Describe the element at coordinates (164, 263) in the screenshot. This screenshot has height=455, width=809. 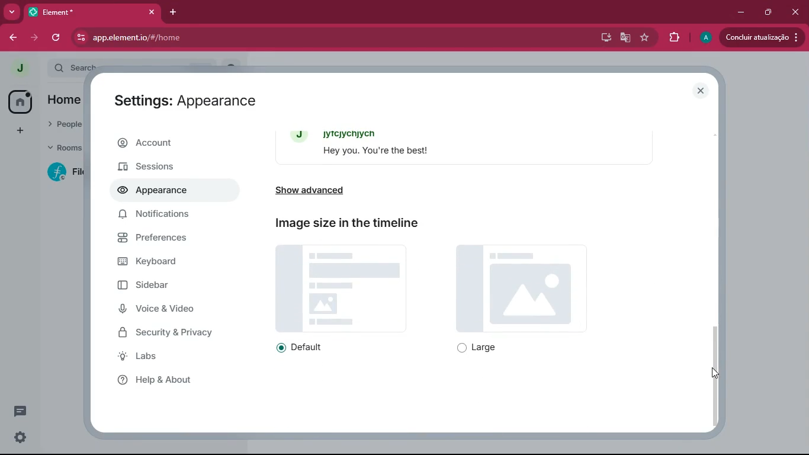
I see `keyboard` at that location.